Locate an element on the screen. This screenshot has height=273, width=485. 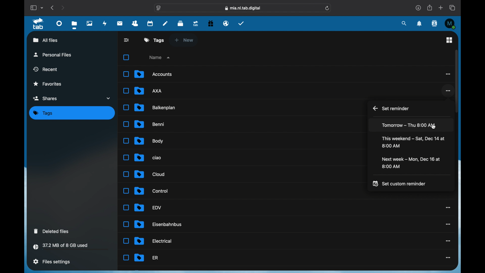
Unselected Checkbox is located at coordinates (126, 241).